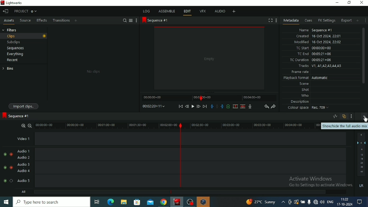 Image resolution: width=368 pixels, height=207 pixels. Describe the element at coordinates (344, 126) in the screenshot. I see `Show/hide the full audio mix` at that location.